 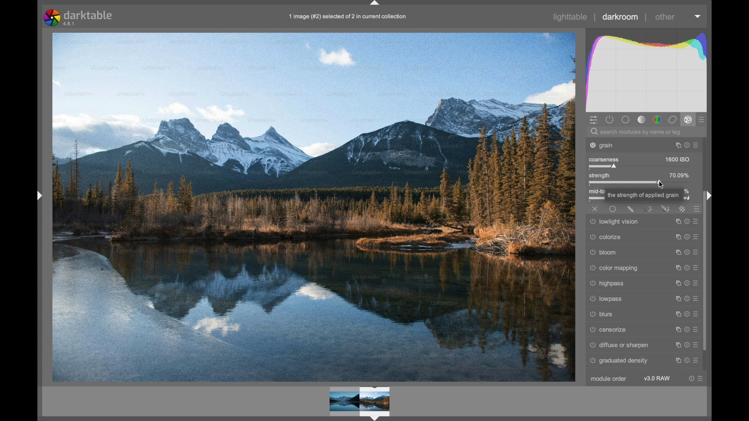 I want to click on presets, so click(x=697, y=237).